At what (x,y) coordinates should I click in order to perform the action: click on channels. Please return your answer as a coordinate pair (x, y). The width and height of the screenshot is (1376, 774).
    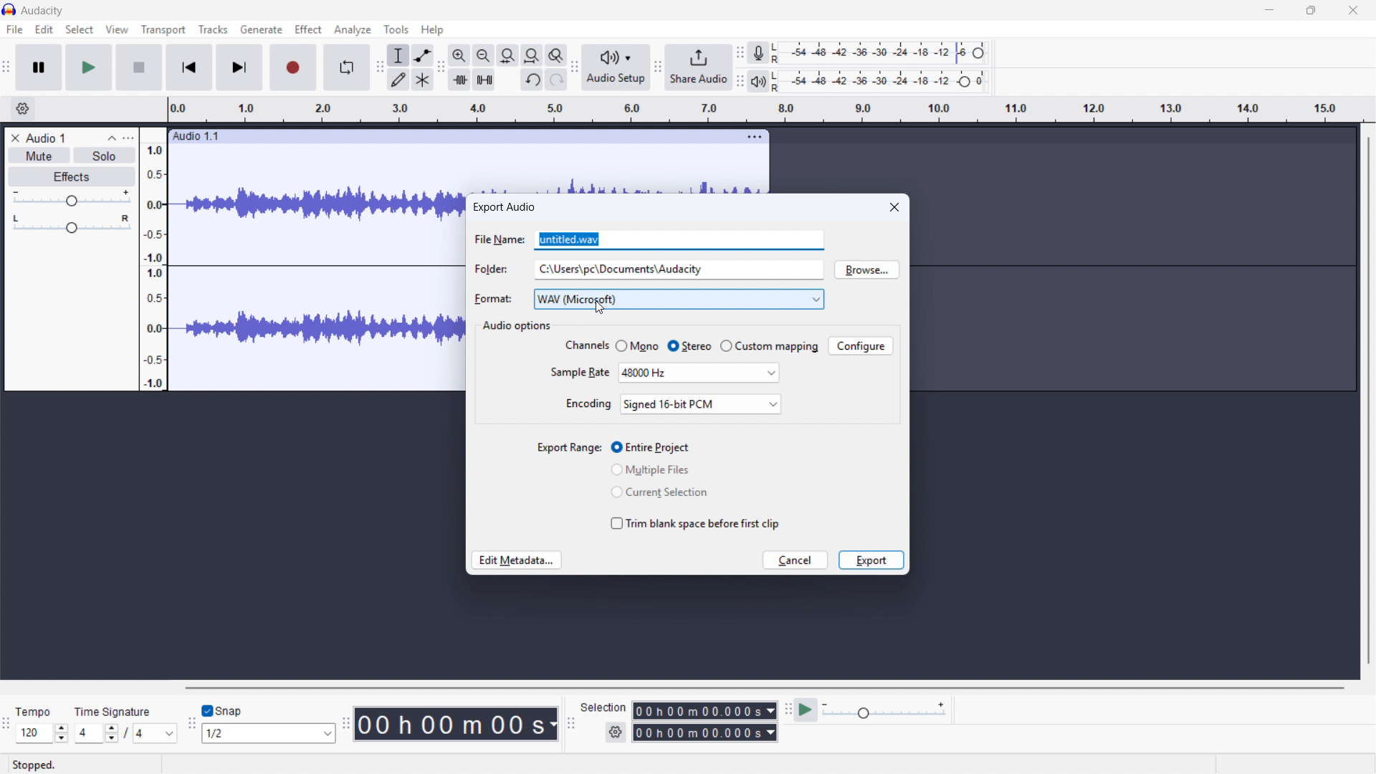
    Looking at the image, I should click on (586, 347).